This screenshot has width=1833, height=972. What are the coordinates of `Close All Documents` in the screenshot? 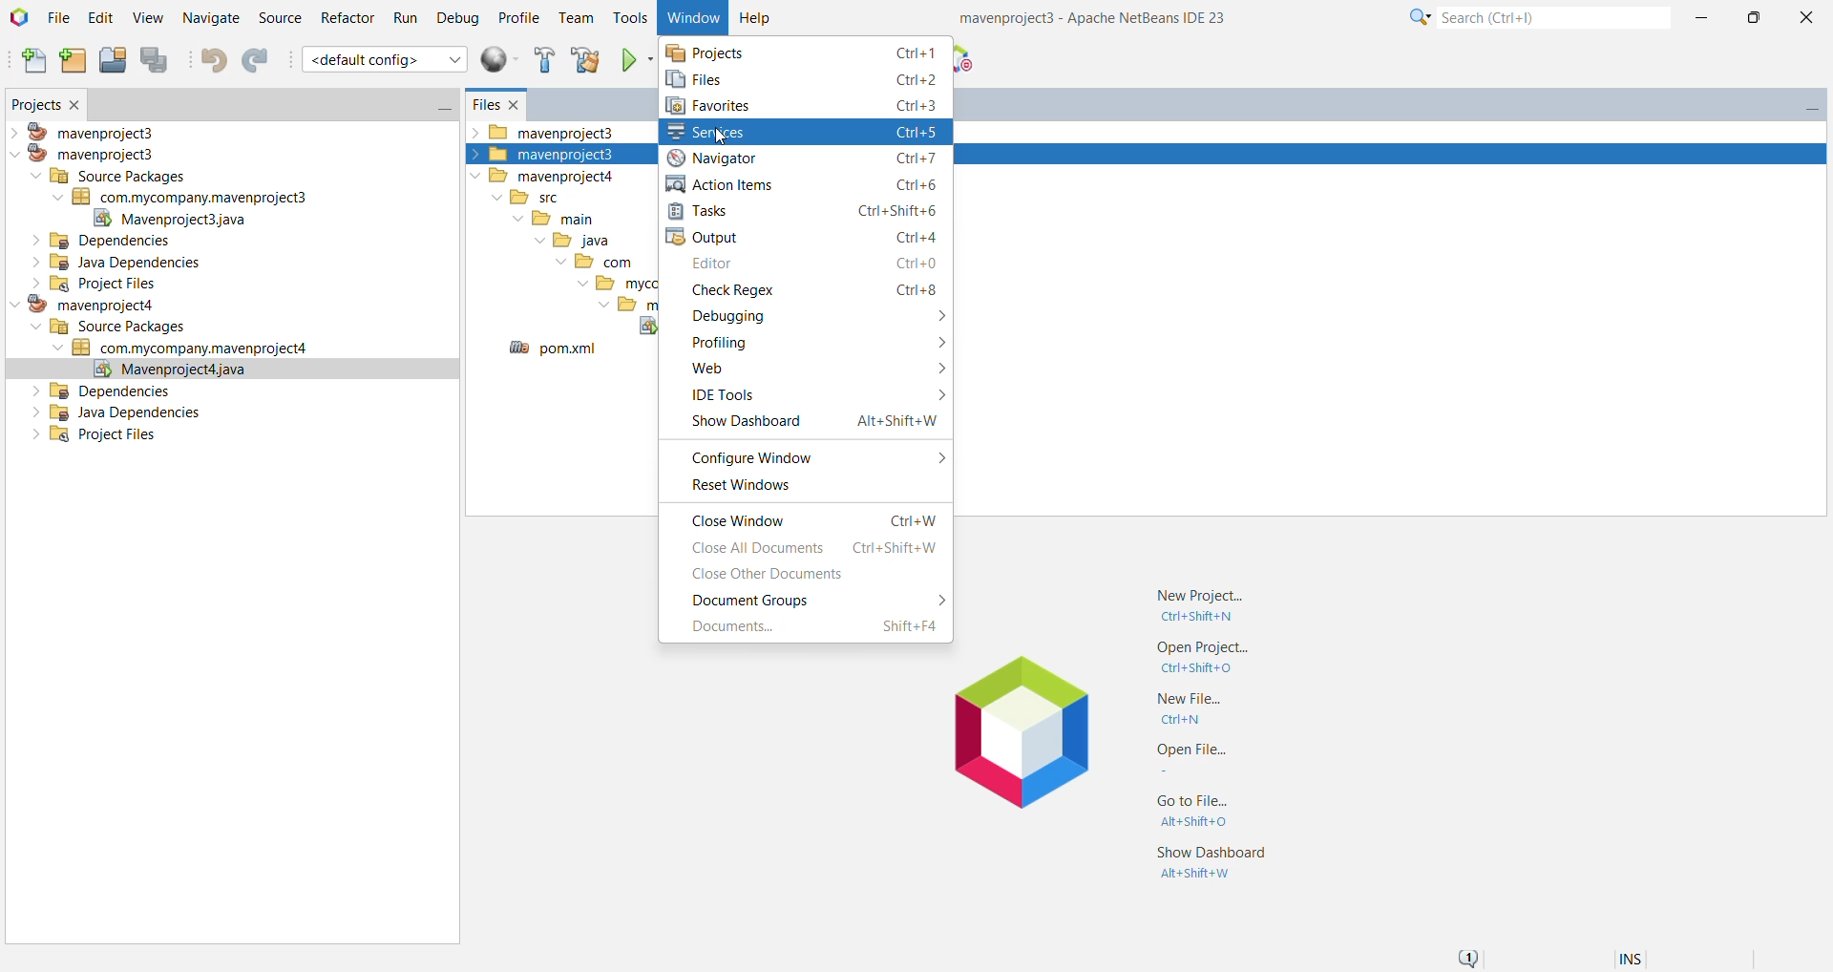 It's located at (812, 548).